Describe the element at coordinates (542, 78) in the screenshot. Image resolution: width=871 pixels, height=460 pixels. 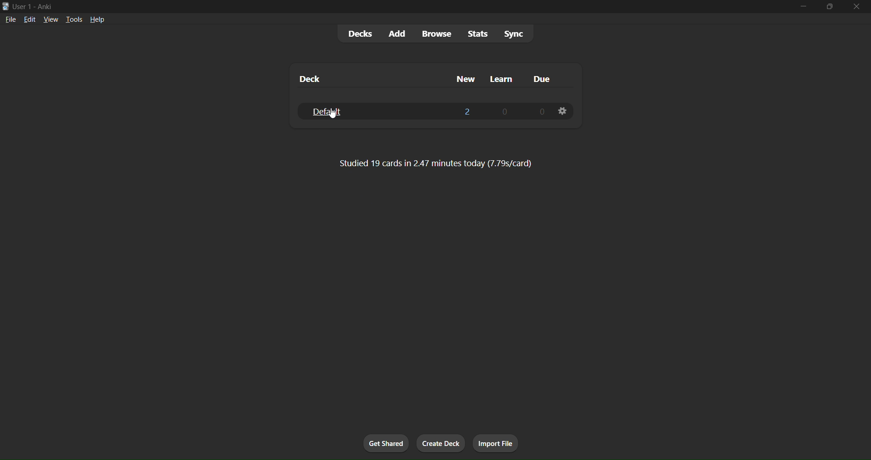
I see `due` at that location.